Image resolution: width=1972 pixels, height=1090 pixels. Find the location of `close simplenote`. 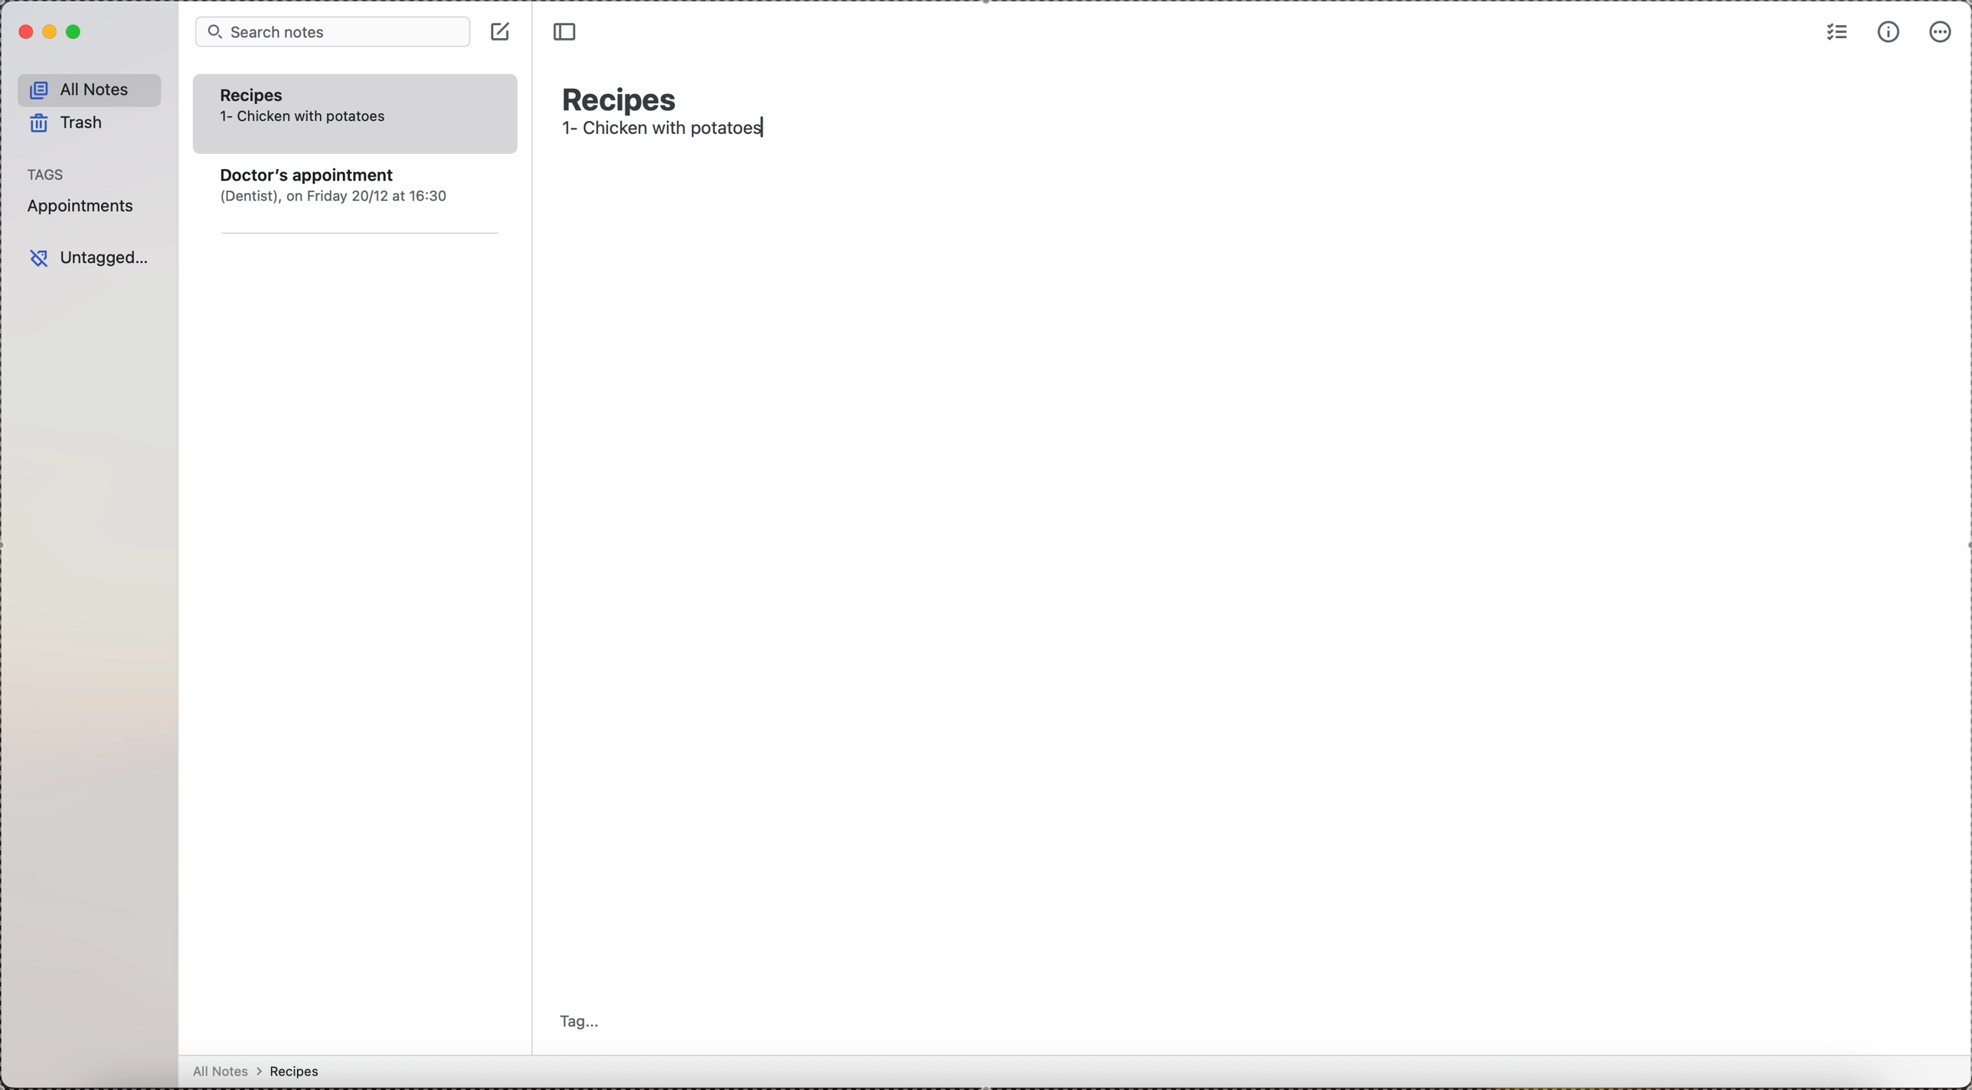

close simplenote is located at coordinates (23, 33).